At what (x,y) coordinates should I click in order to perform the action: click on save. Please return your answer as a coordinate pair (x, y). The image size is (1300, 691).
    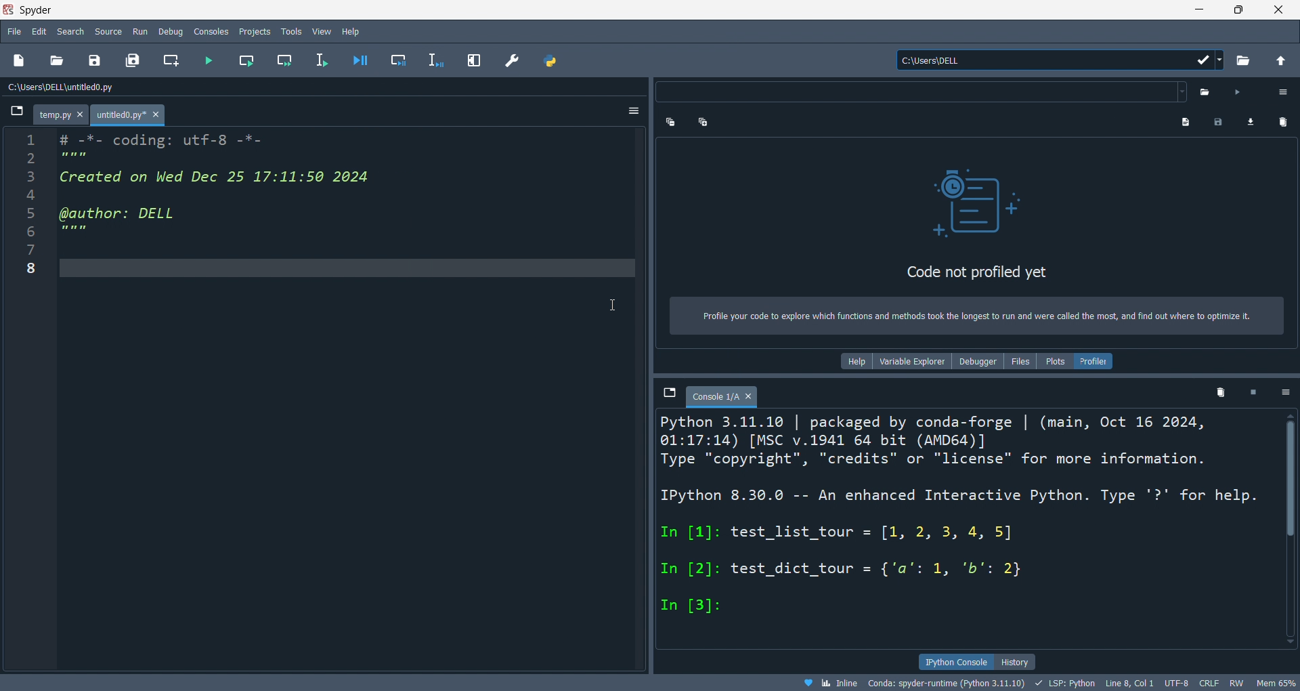
    Looking at the image, I should click on (99, 59).